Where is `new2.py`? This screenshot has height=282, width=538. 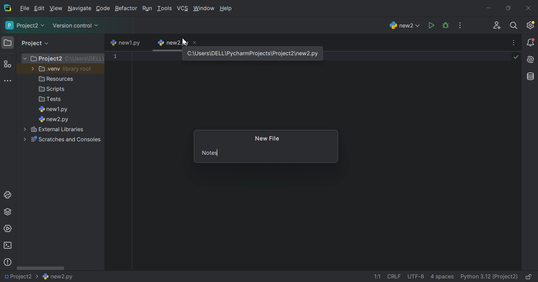 new2.py is located at coordinates (60, 278).